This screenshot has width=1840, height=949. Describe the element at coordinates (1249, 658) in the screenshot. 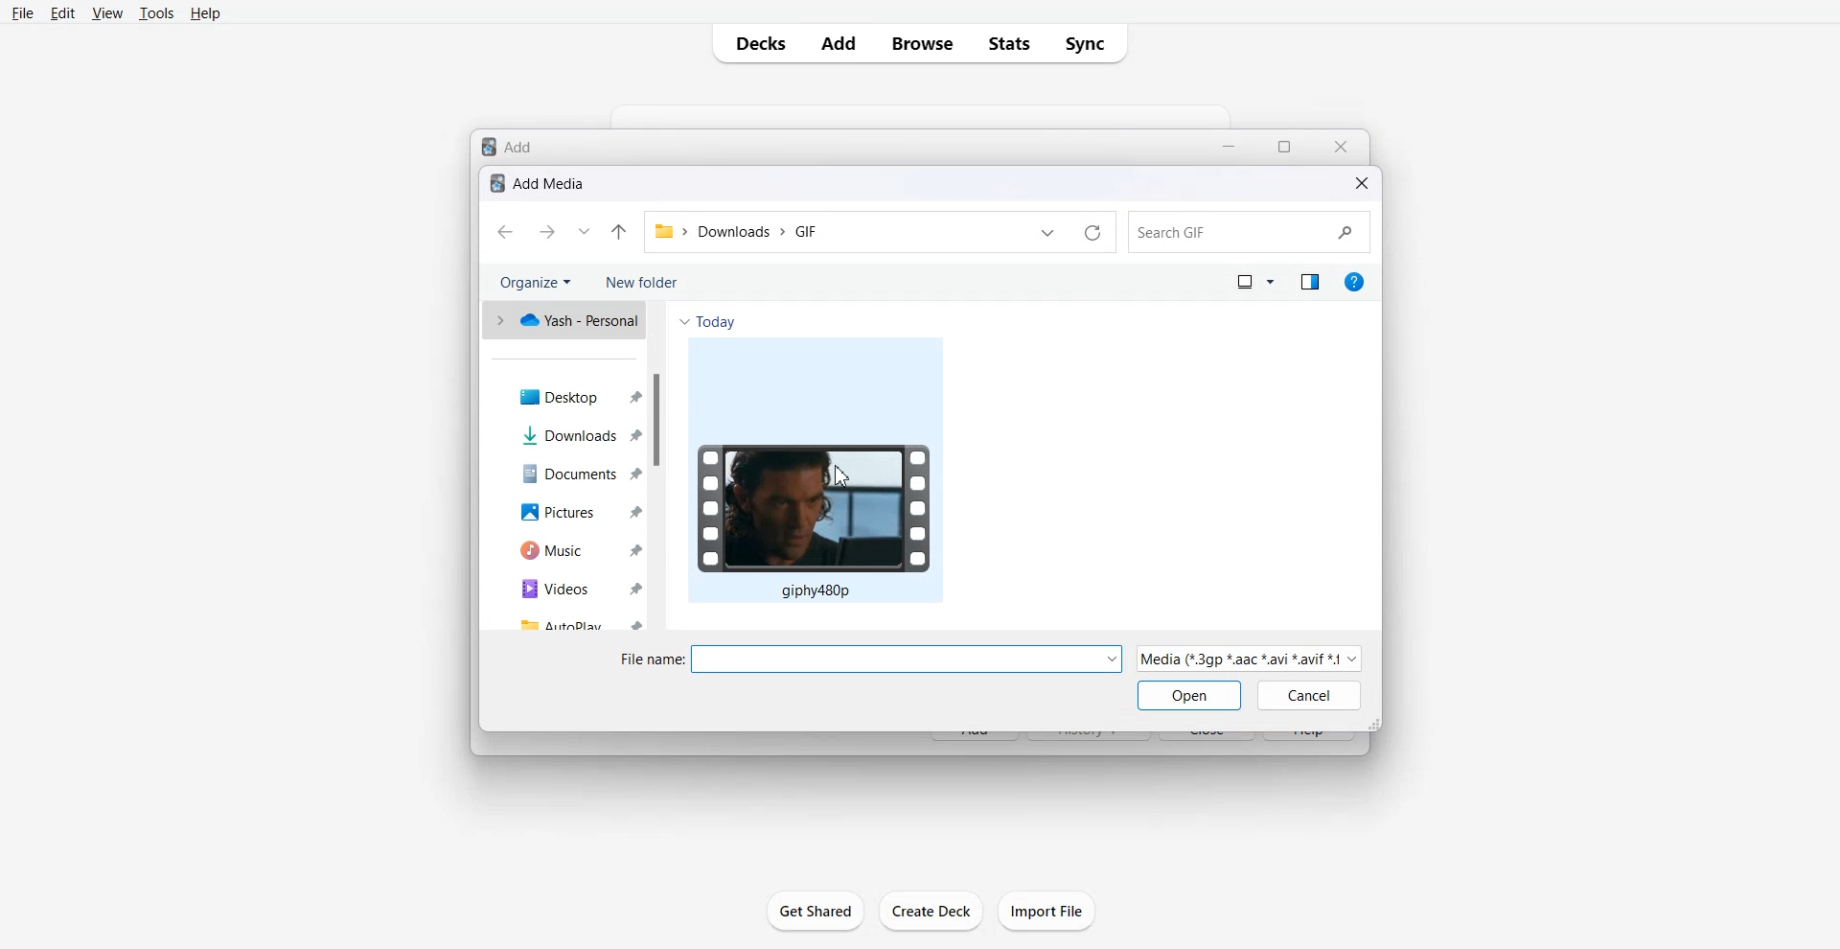

I see `| Media (“3gp *aac “avi *avit #1` at that location.